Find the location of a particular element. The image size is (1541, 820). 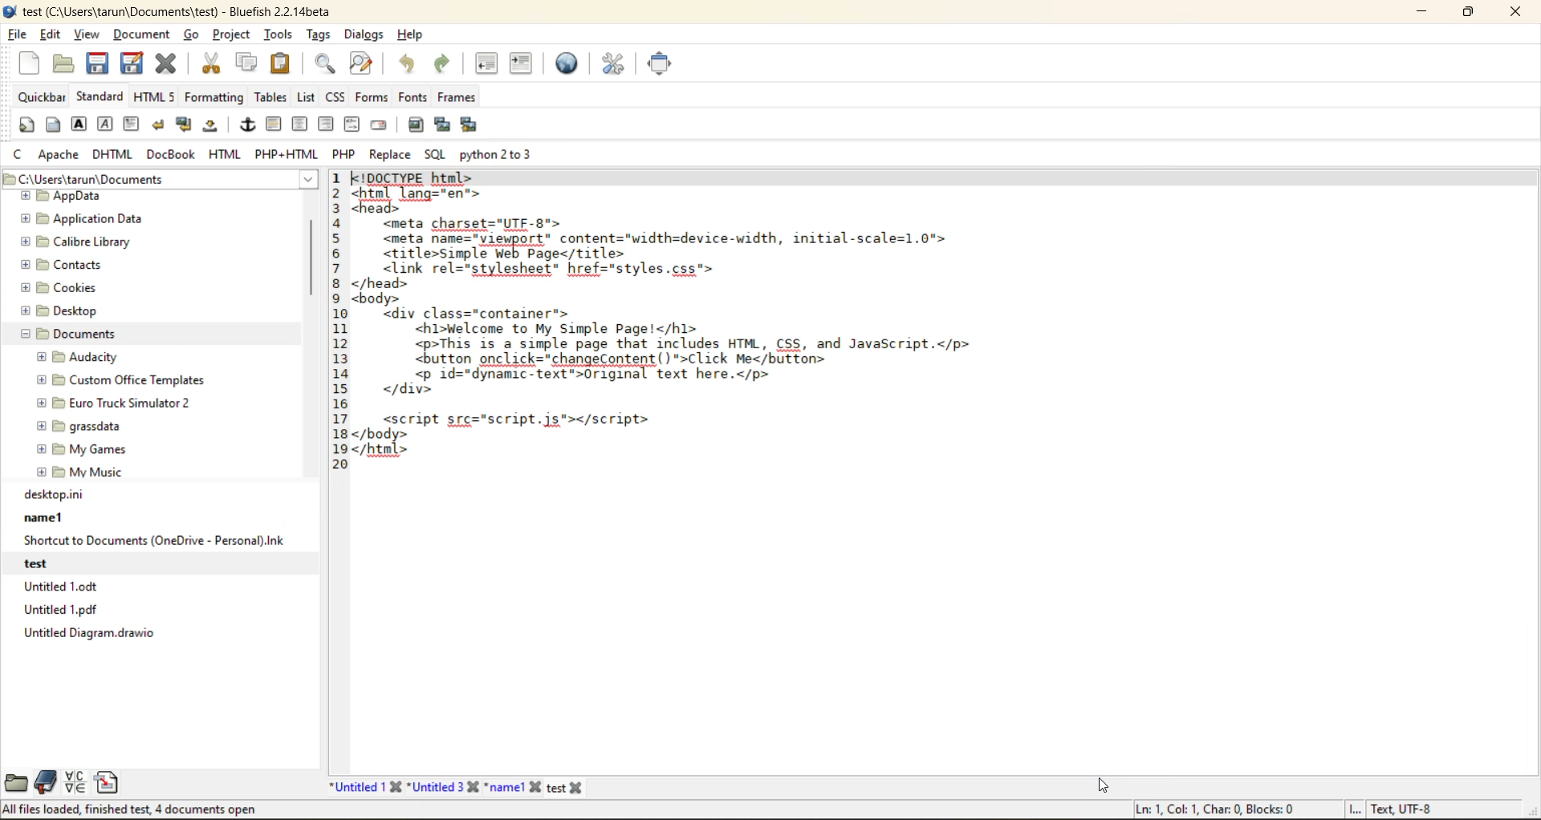

frames is located at coordinates (462, 97).